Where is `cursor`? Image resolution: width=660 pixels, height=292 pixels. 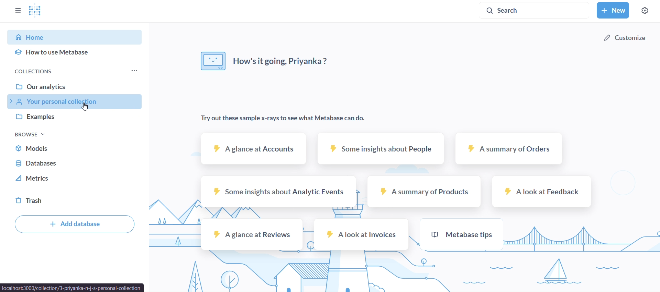
cursor is located at coordinates (85, 107).